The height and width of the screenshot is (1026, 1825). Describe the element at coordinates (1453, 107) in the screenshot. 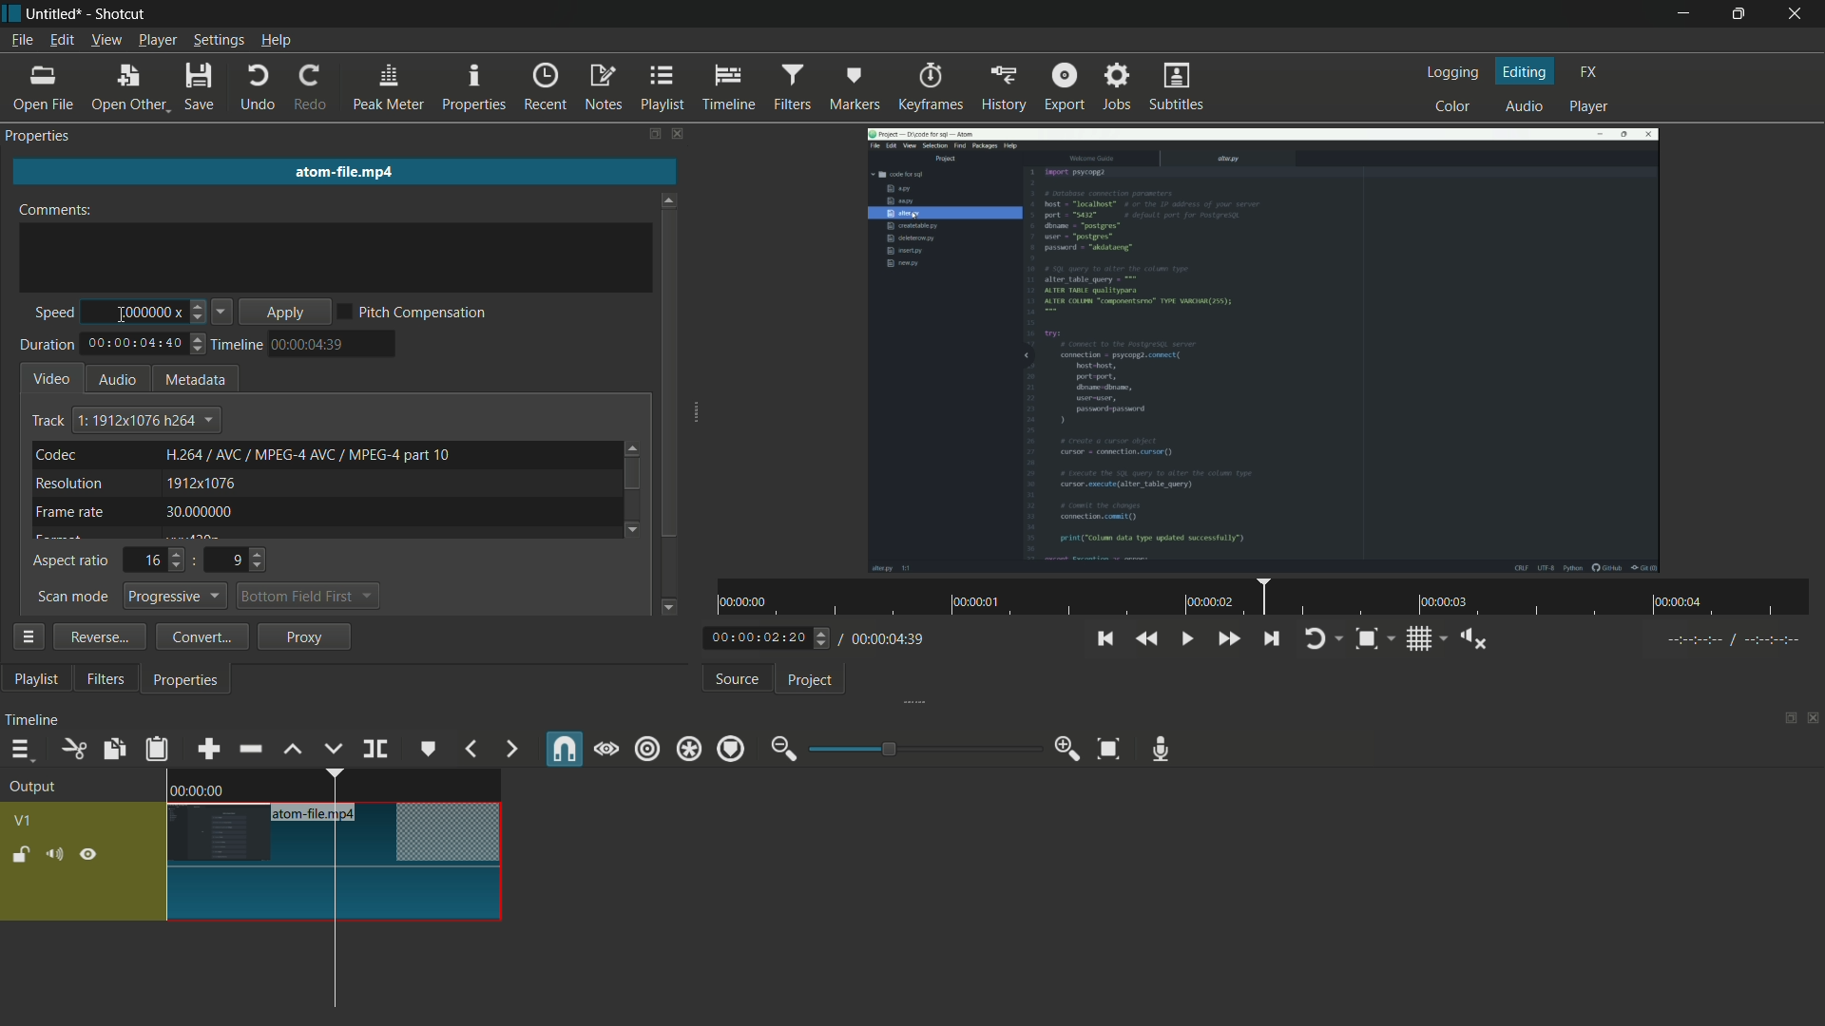

I see `color` at that location.